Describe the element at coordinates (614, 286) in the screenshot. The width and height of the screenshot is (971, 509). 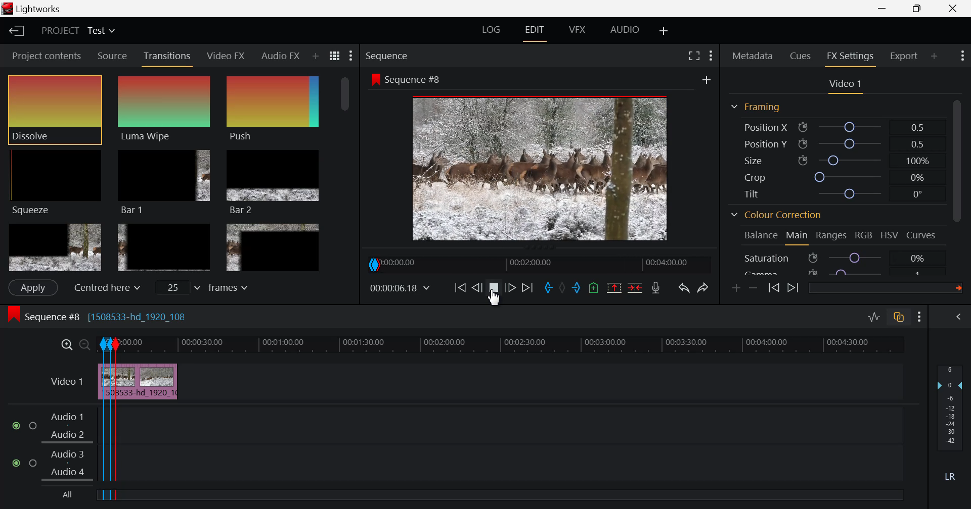
I see `Remove the marked section` at that location.